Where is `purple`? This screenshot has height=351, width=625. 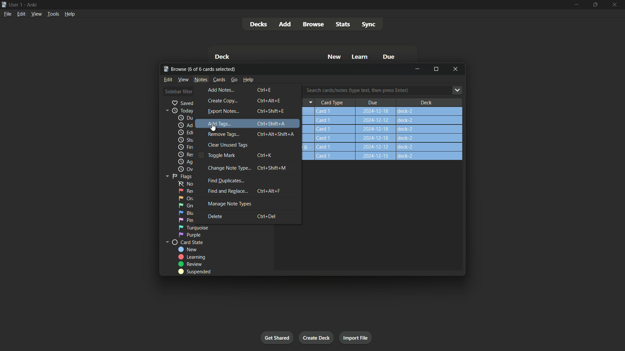
purple is located at coordinates (192, 235).